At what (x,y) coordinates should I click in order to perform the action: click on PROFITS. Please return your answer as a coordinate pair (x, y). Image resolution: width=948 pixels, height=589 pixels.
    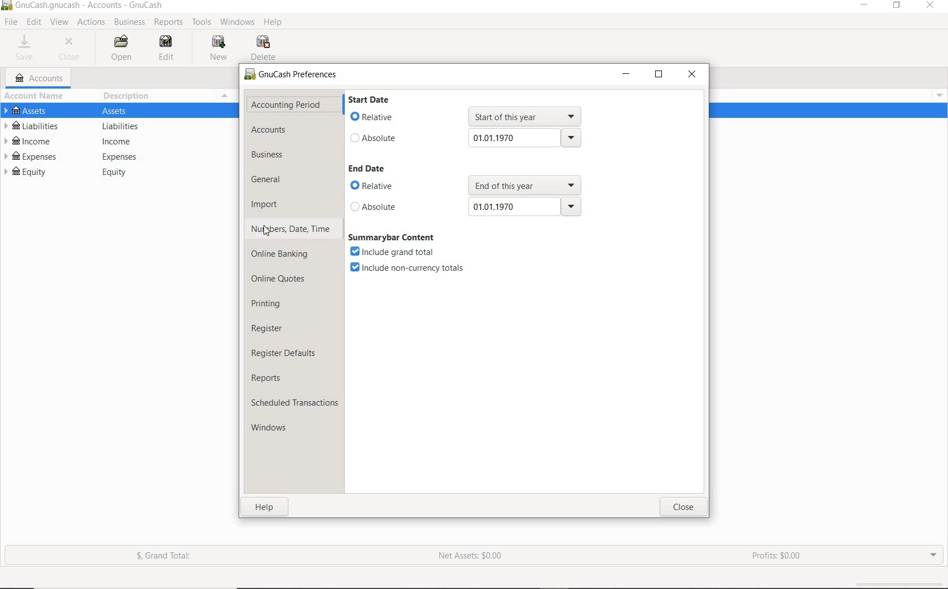
    Looking at the image, I should click on (781, 557).